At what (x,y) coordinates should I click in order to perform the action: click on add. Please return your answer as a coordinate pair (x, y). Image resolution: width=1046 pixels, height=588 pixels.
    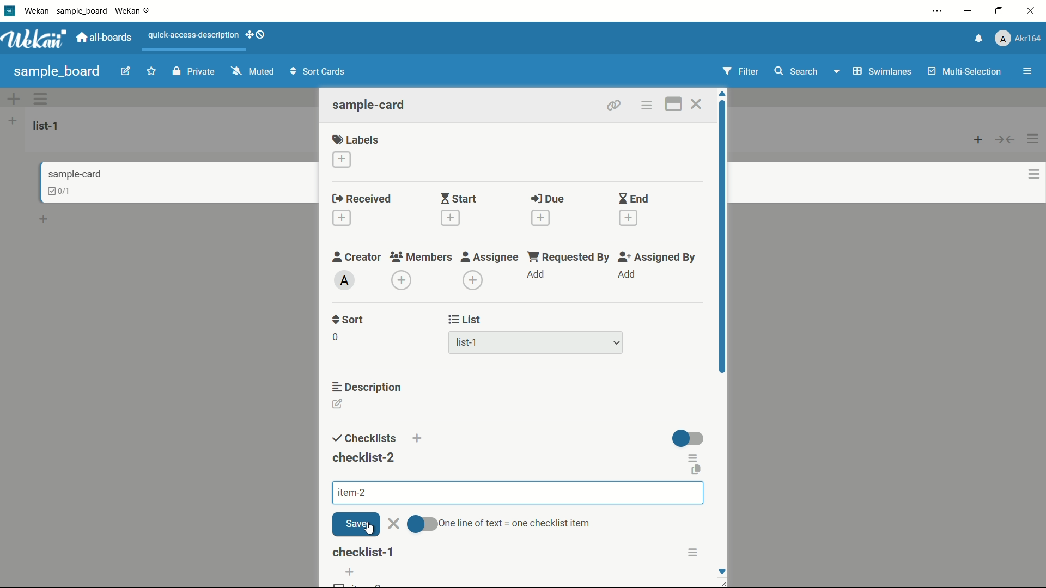
    Looking at the image, I should click on (349, 572).